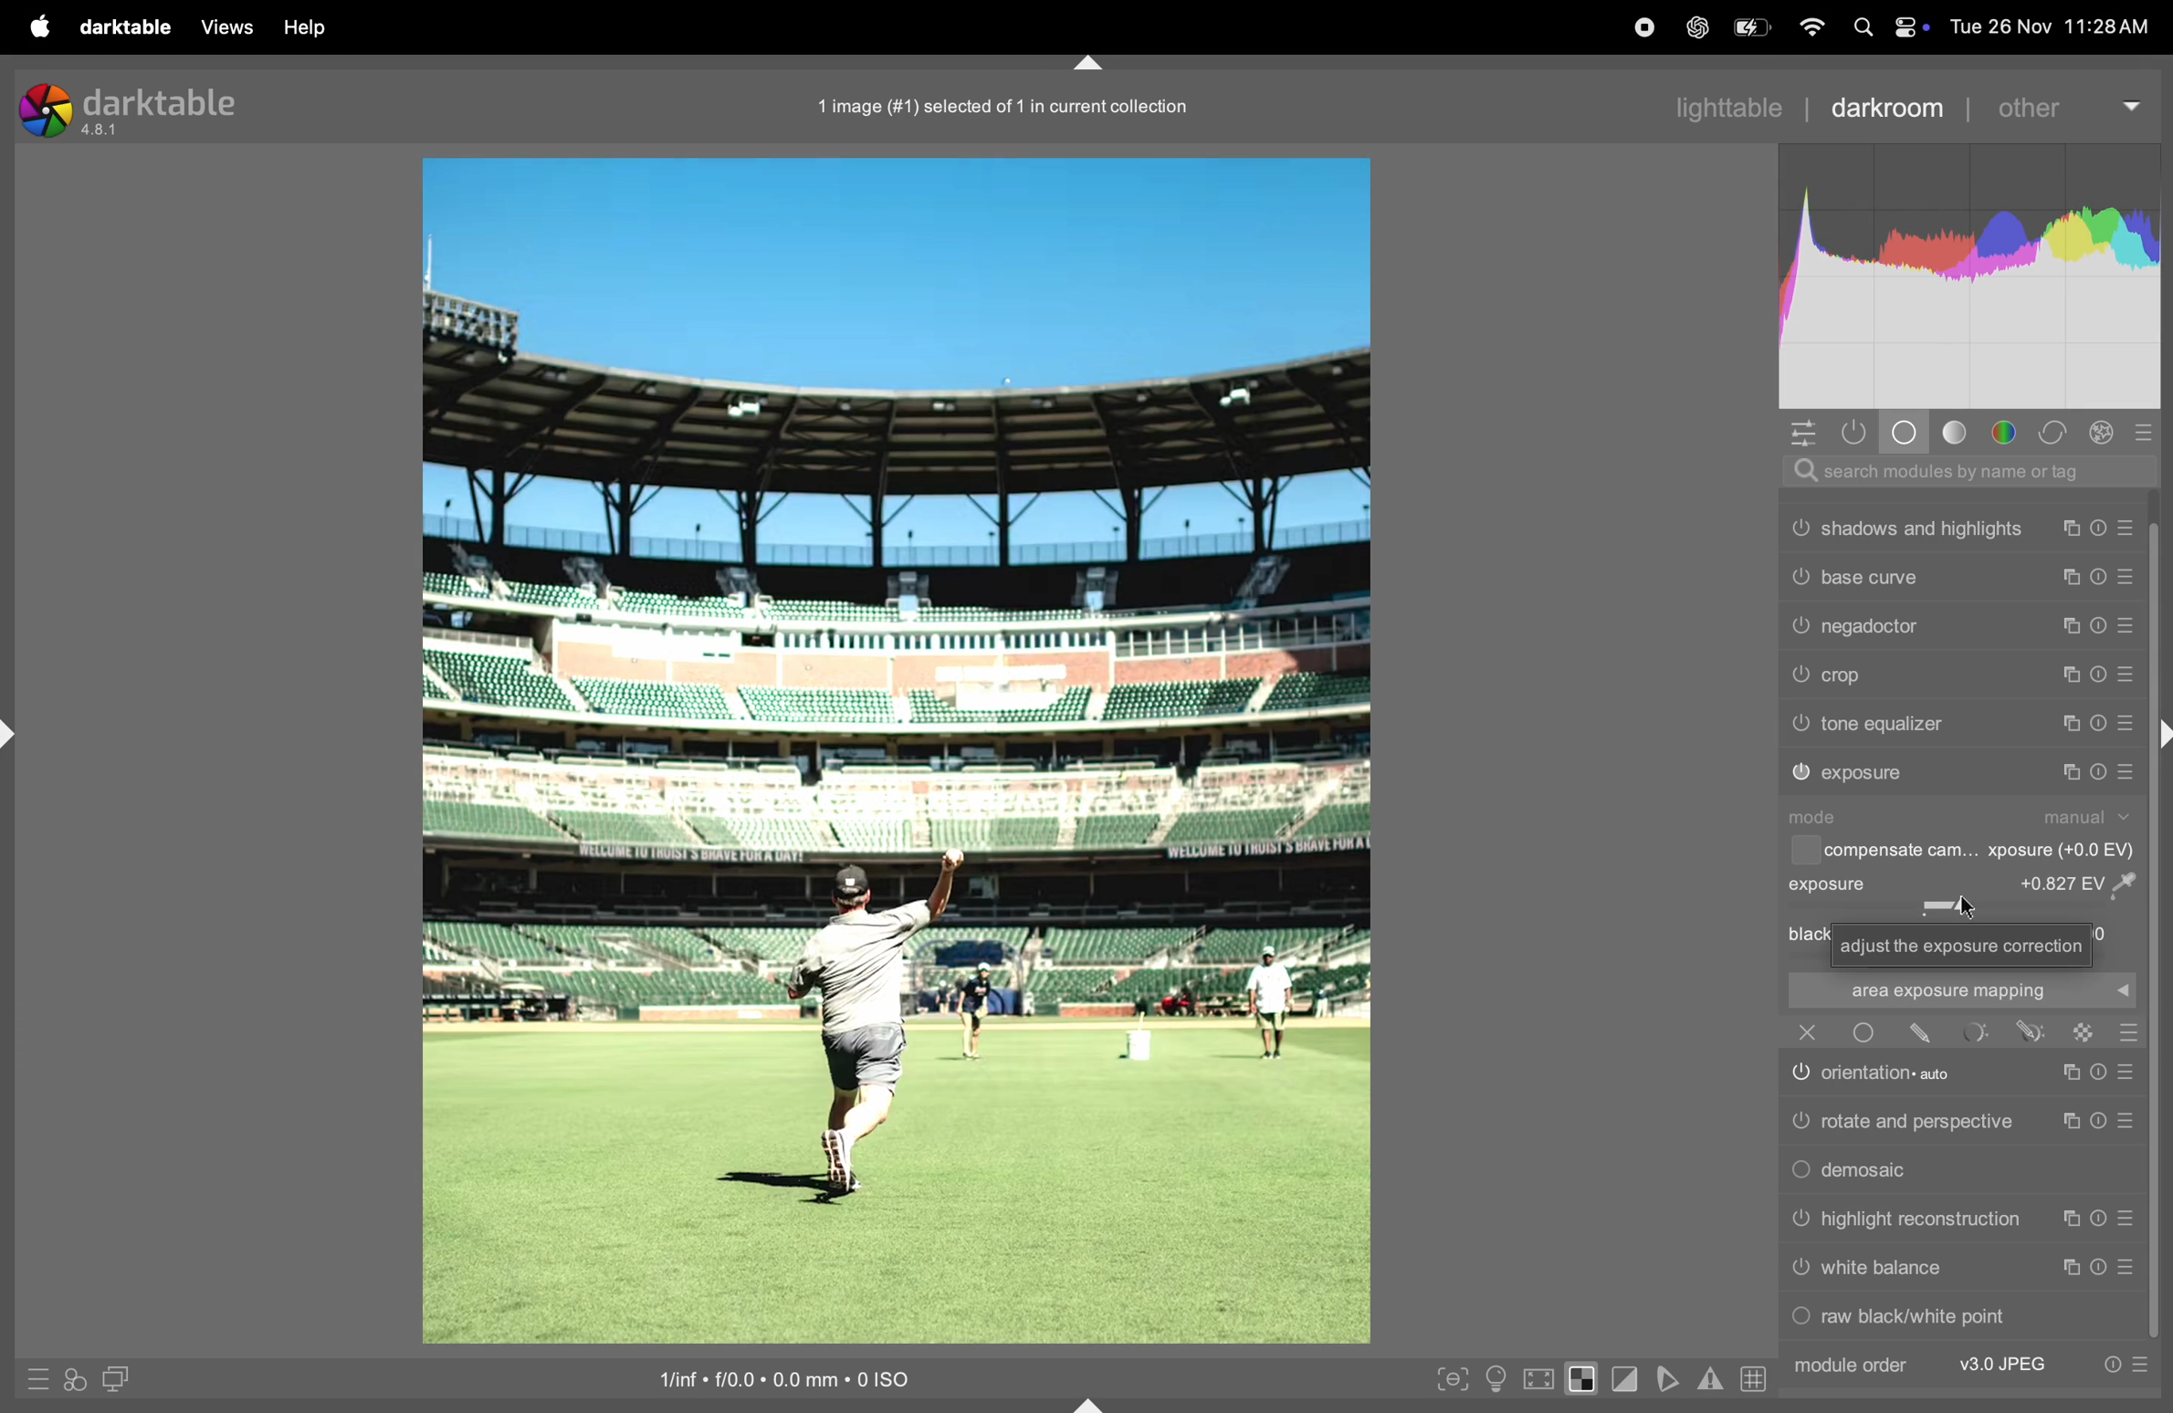  Describe the element at coordinates (2074, 626) in the screenshot. I see `copy` at that location.